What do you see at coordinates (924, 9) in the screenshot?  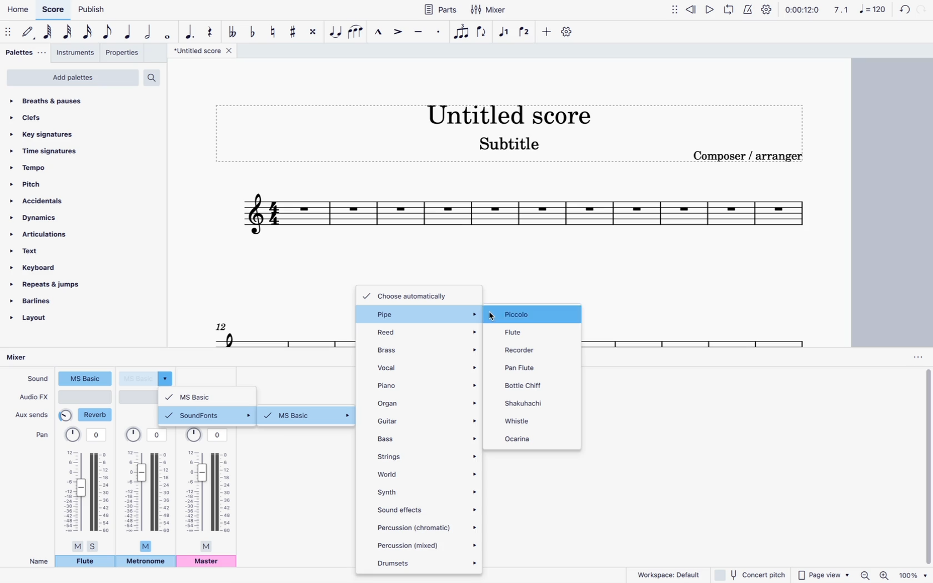 I see `forward` at bounding box center [924, 9].